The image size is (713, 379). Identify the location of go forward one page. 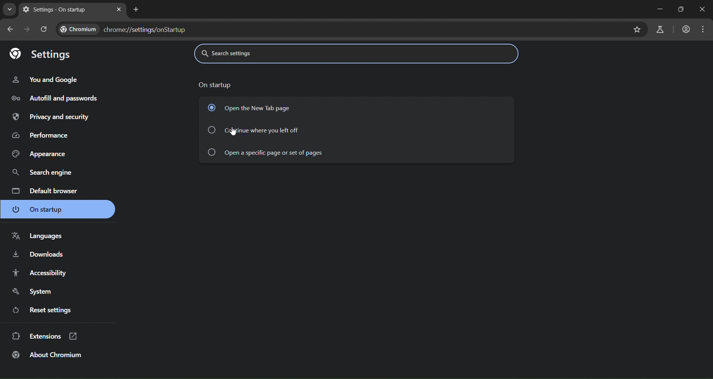
(27, 30).